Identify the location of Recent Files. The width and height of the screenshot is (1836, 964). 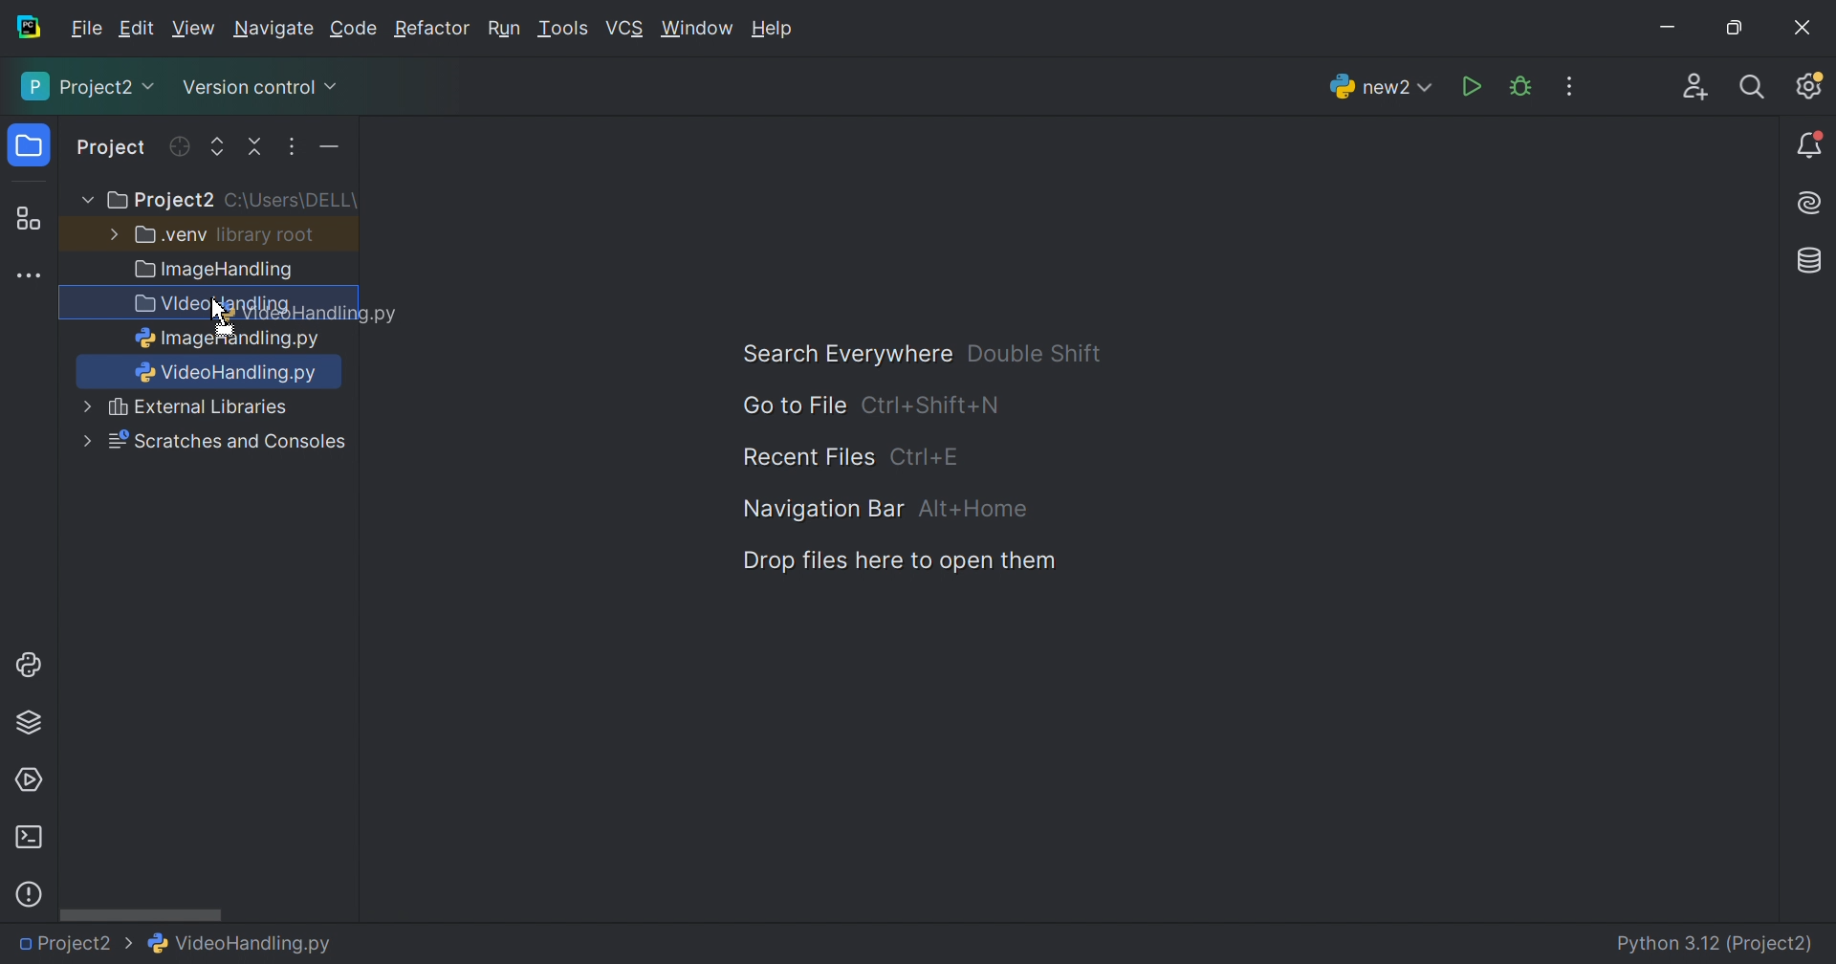
(808, 458).